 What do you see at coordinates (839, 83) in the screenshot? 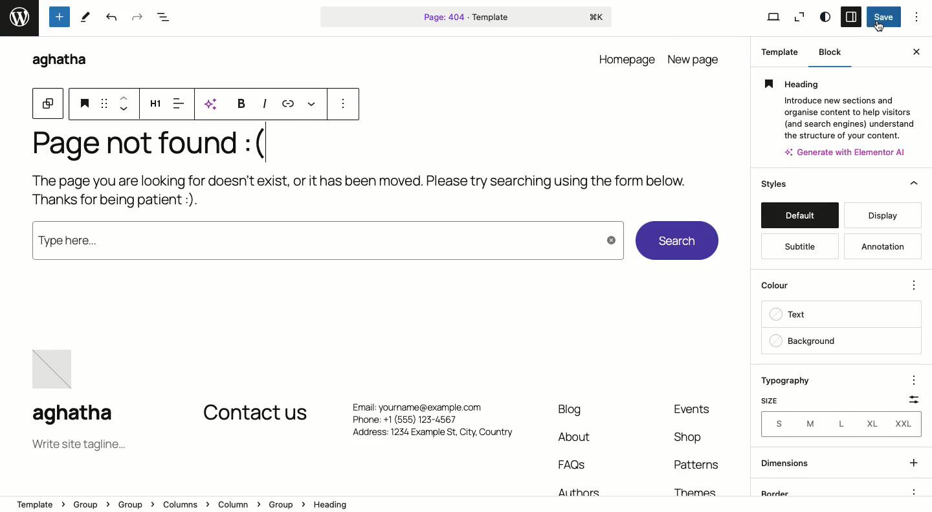
I see `Heading` at bounding box center [839, 83].